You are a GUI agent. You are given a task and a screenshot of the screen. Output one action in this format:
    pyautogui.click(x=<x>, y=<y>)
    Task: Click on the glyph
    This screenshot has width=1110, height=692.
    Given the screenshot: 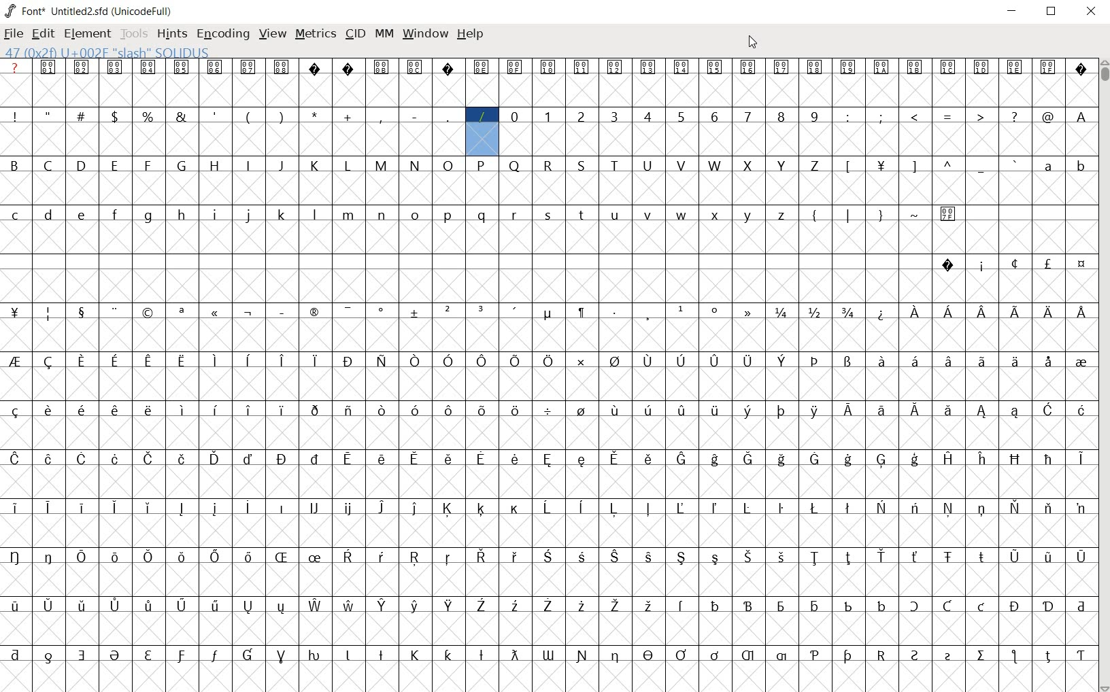 What is the action you would take?
    pyautogui.click(x=283, y=215)
    